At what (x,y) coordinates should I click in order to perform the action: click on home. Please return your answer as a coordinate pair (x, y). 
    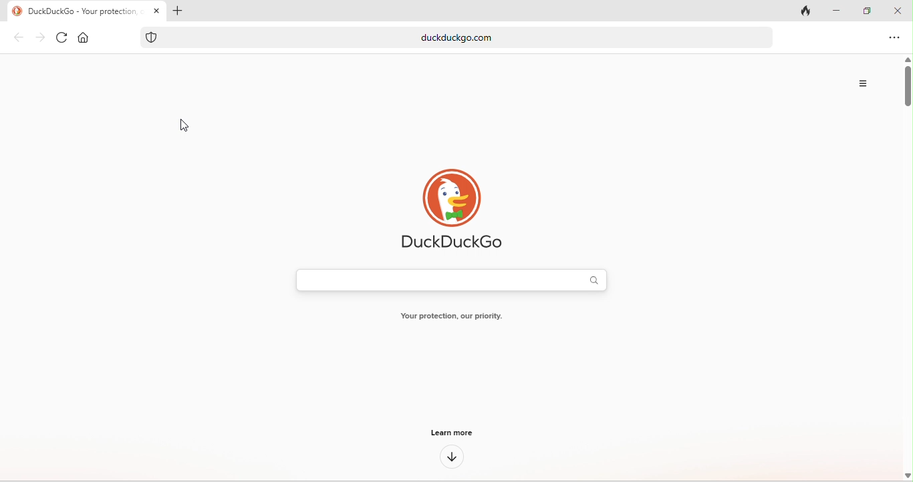
    Looking at the image, I should click on (86, 39).